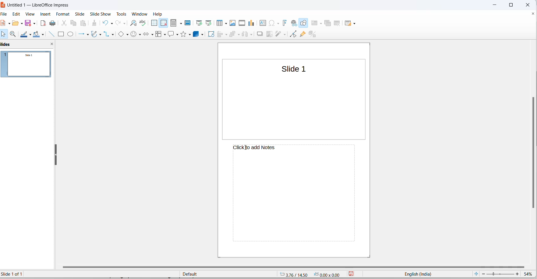 The height and width of the screenshot is (279, 537). I want to click on cut, so click(64, 23).